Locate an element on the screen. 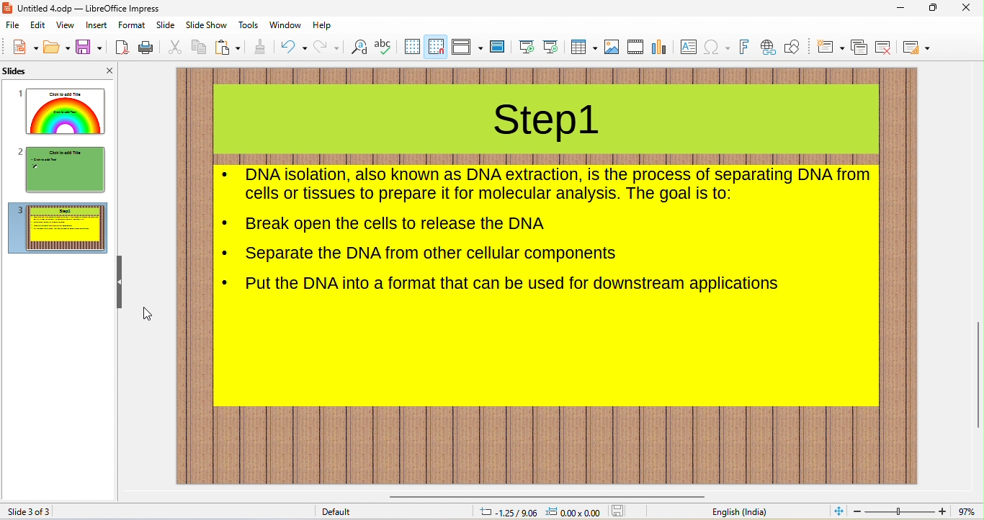 This screenshot has width=984, height=520. content is located at coordinates (558, 184).